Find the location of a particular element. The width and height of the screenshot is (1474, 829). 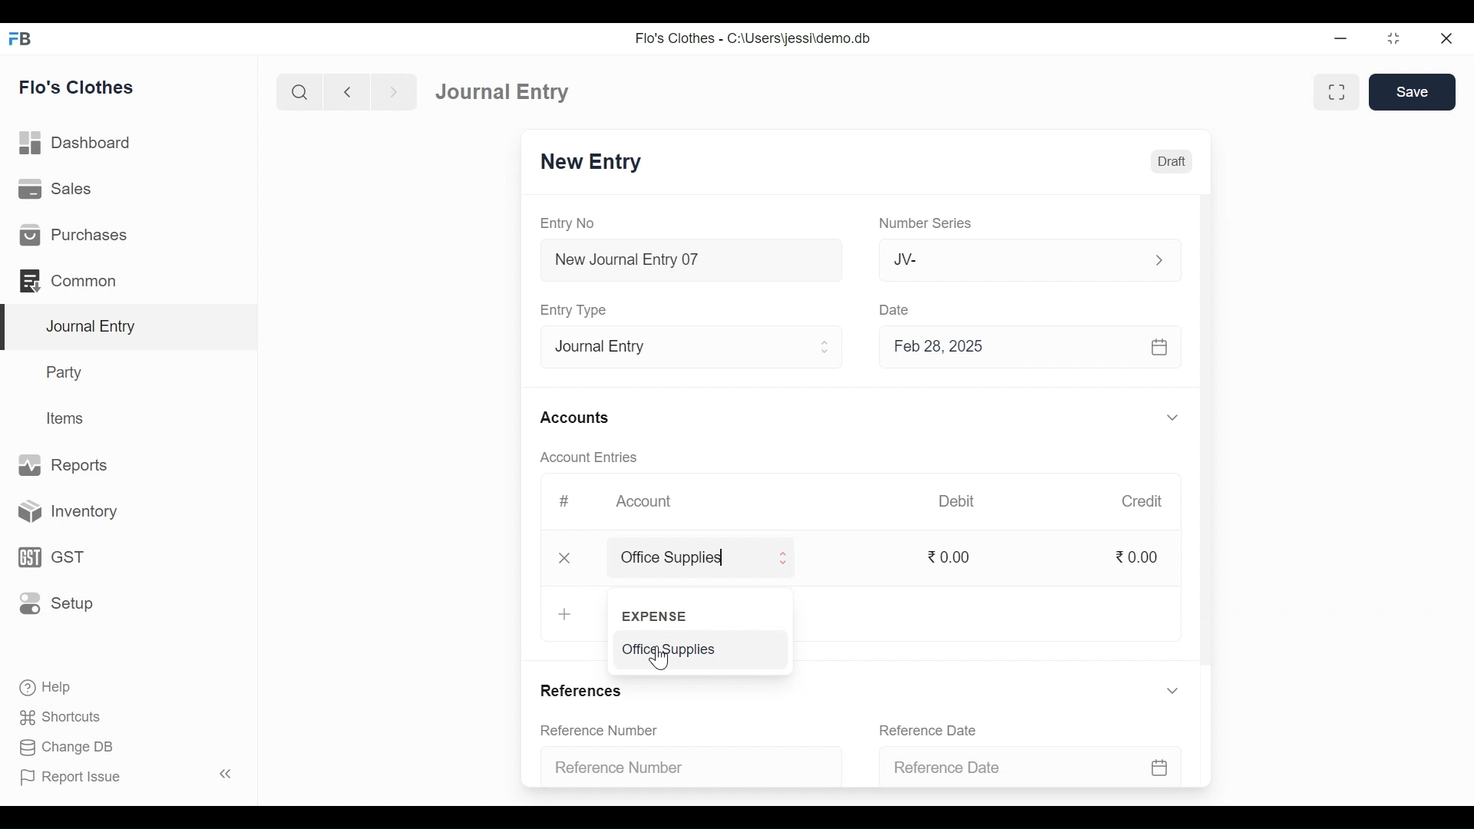

References is located at coordinates (586, 689).